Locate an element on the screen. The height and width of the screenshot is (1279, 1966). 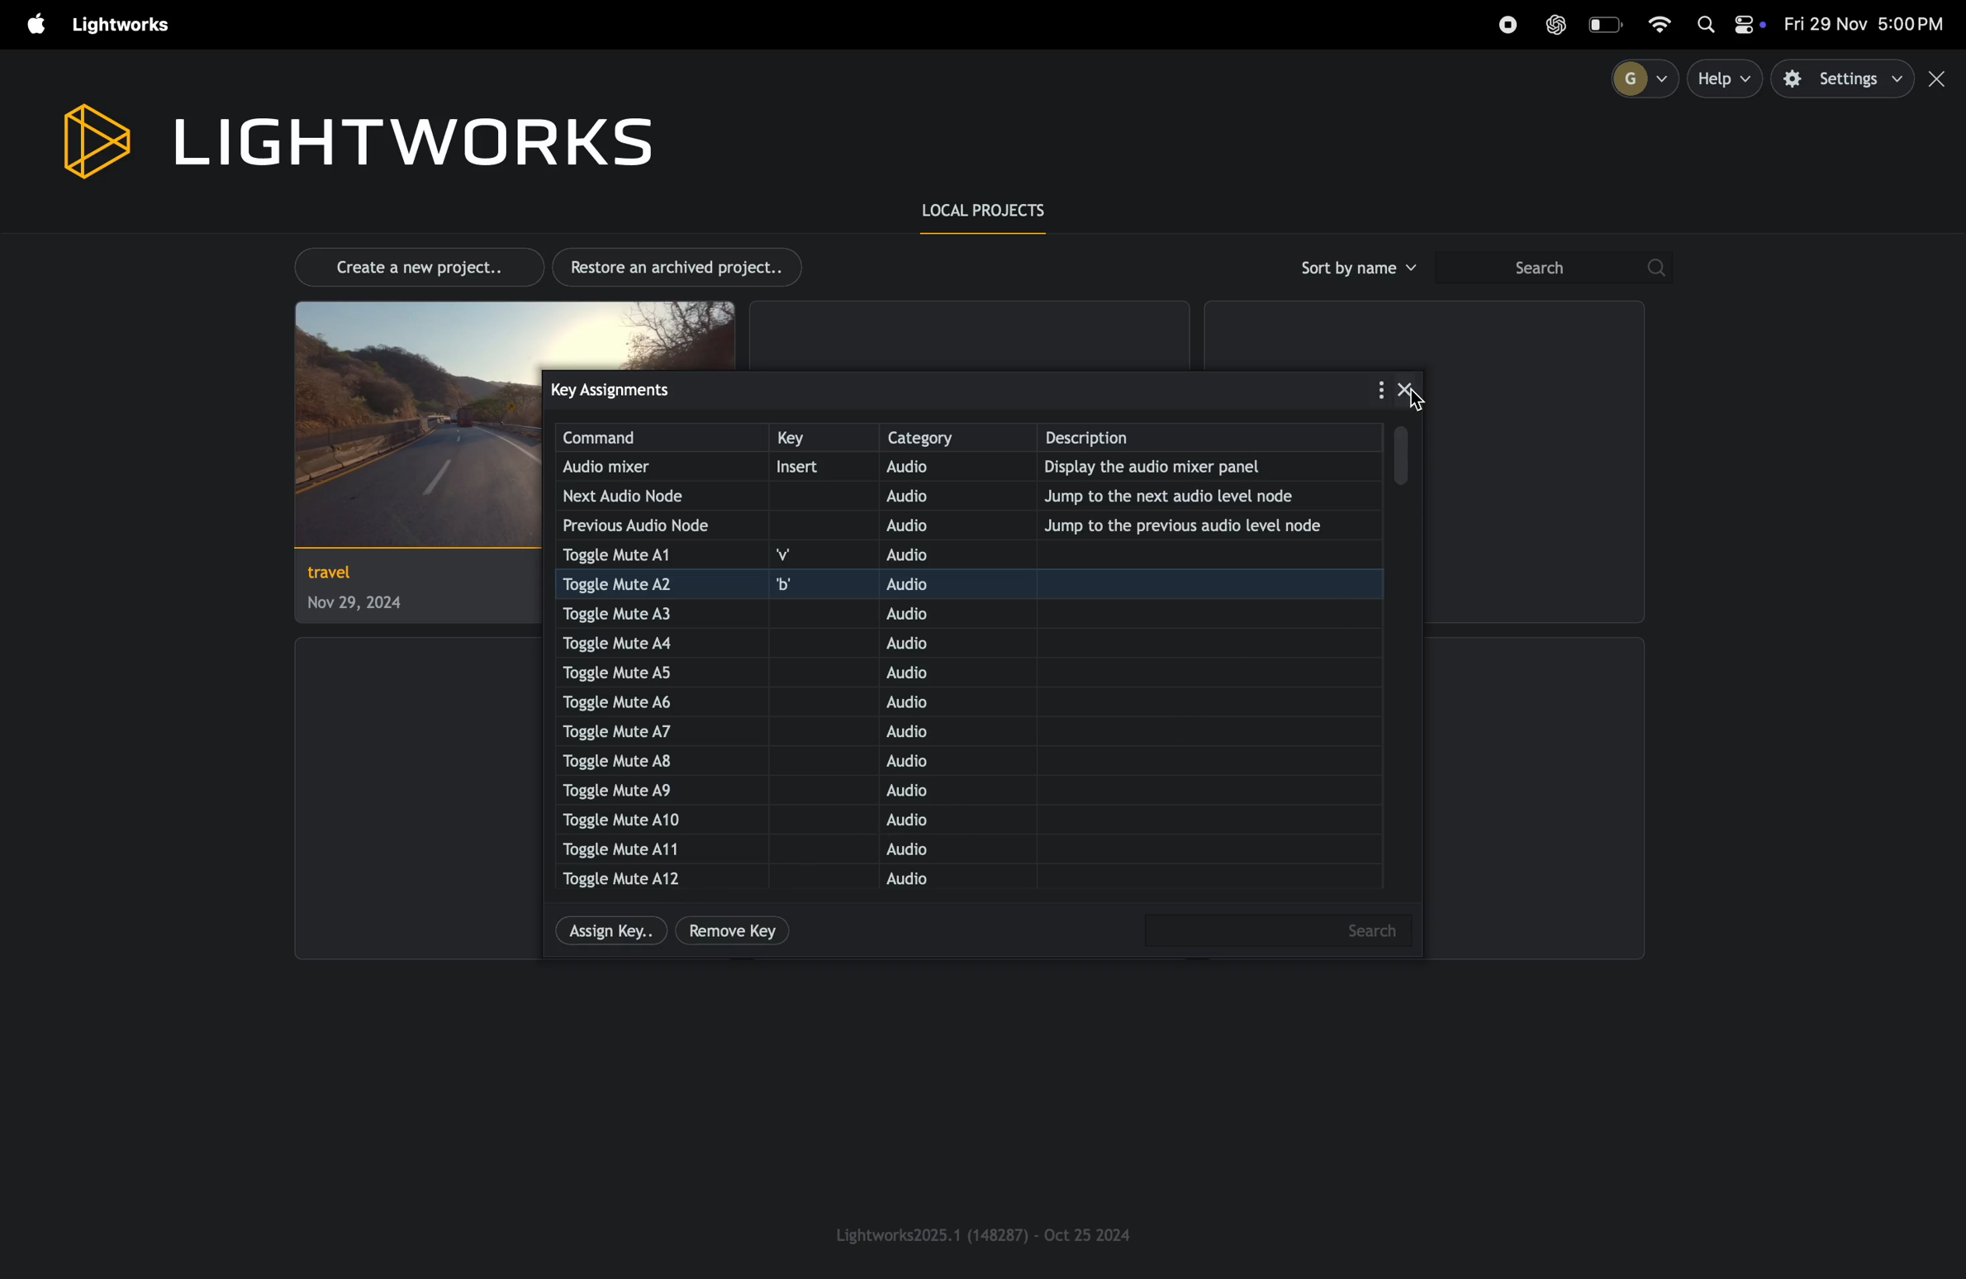
assign key is located at coordinates (605, 934).